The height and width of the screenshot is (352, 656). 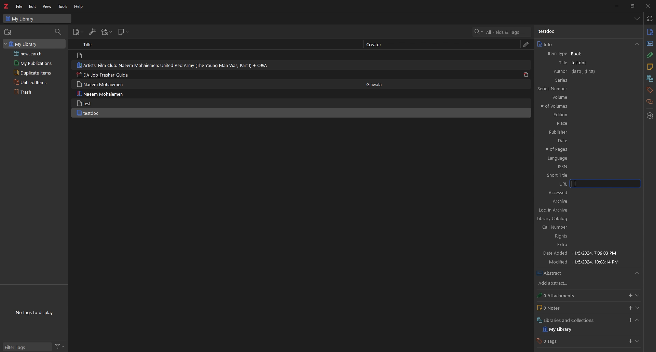 What do you see at coordinates (648, 6) in the screenshot?
I see `close` at bounding box center [648, 6].